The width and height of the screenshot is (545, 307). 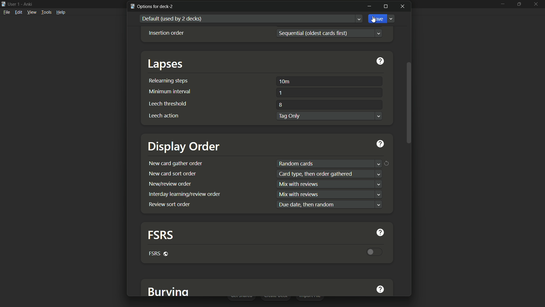 I want to click on help menu, so click(x=61, y=12).